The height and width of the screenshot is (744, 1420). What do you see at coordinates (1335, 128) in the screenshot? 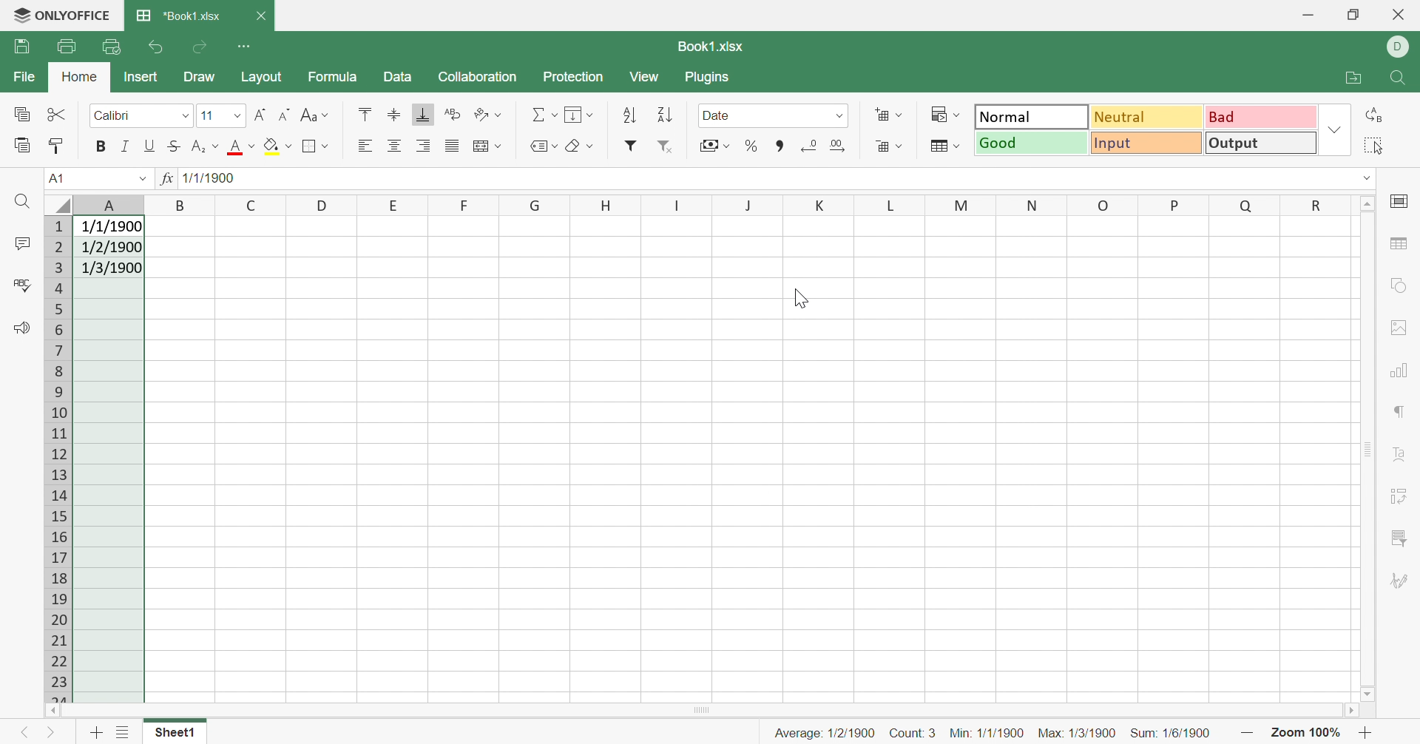
I see `Drop down` at bounding box center [1335, 128].